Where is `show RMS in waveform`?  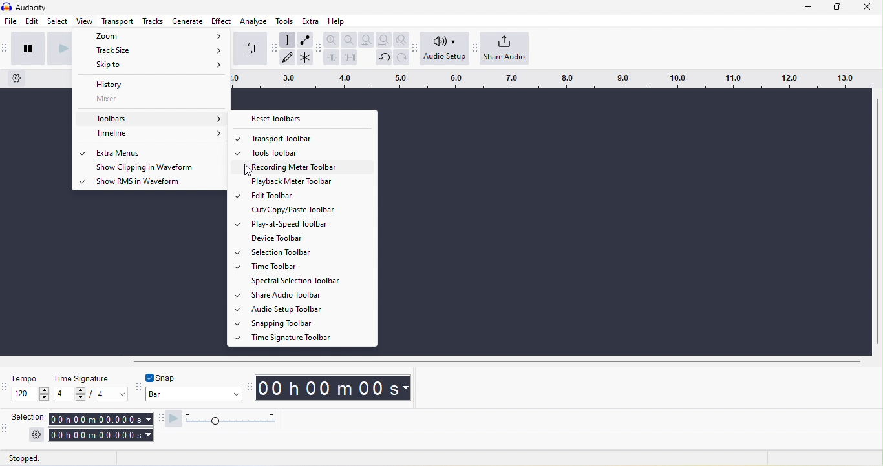
show RMS in waveform is located at coordinates (155, 183).